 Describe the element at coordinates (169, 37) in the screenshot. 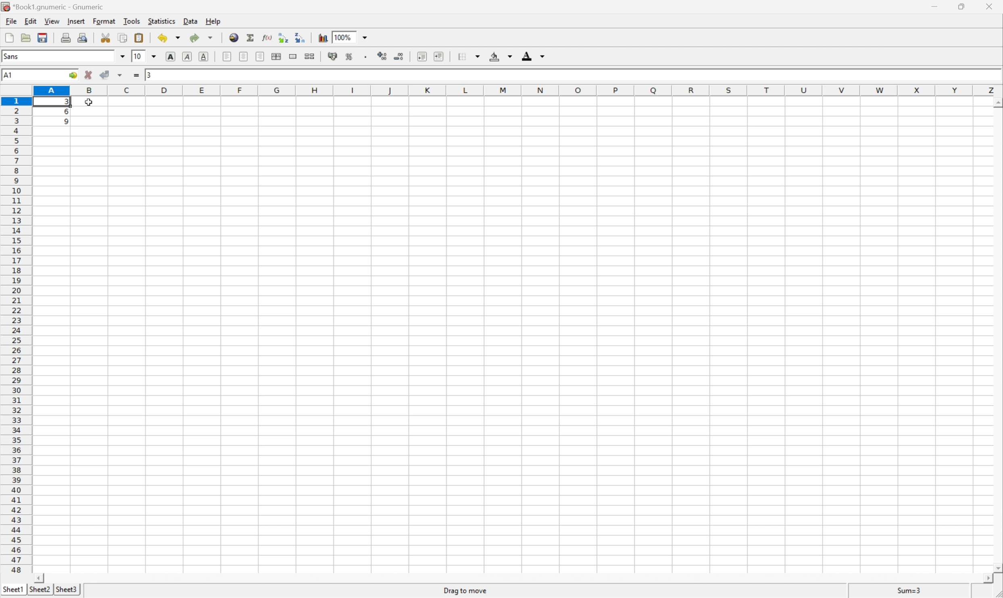

I see `Undo` at that location.